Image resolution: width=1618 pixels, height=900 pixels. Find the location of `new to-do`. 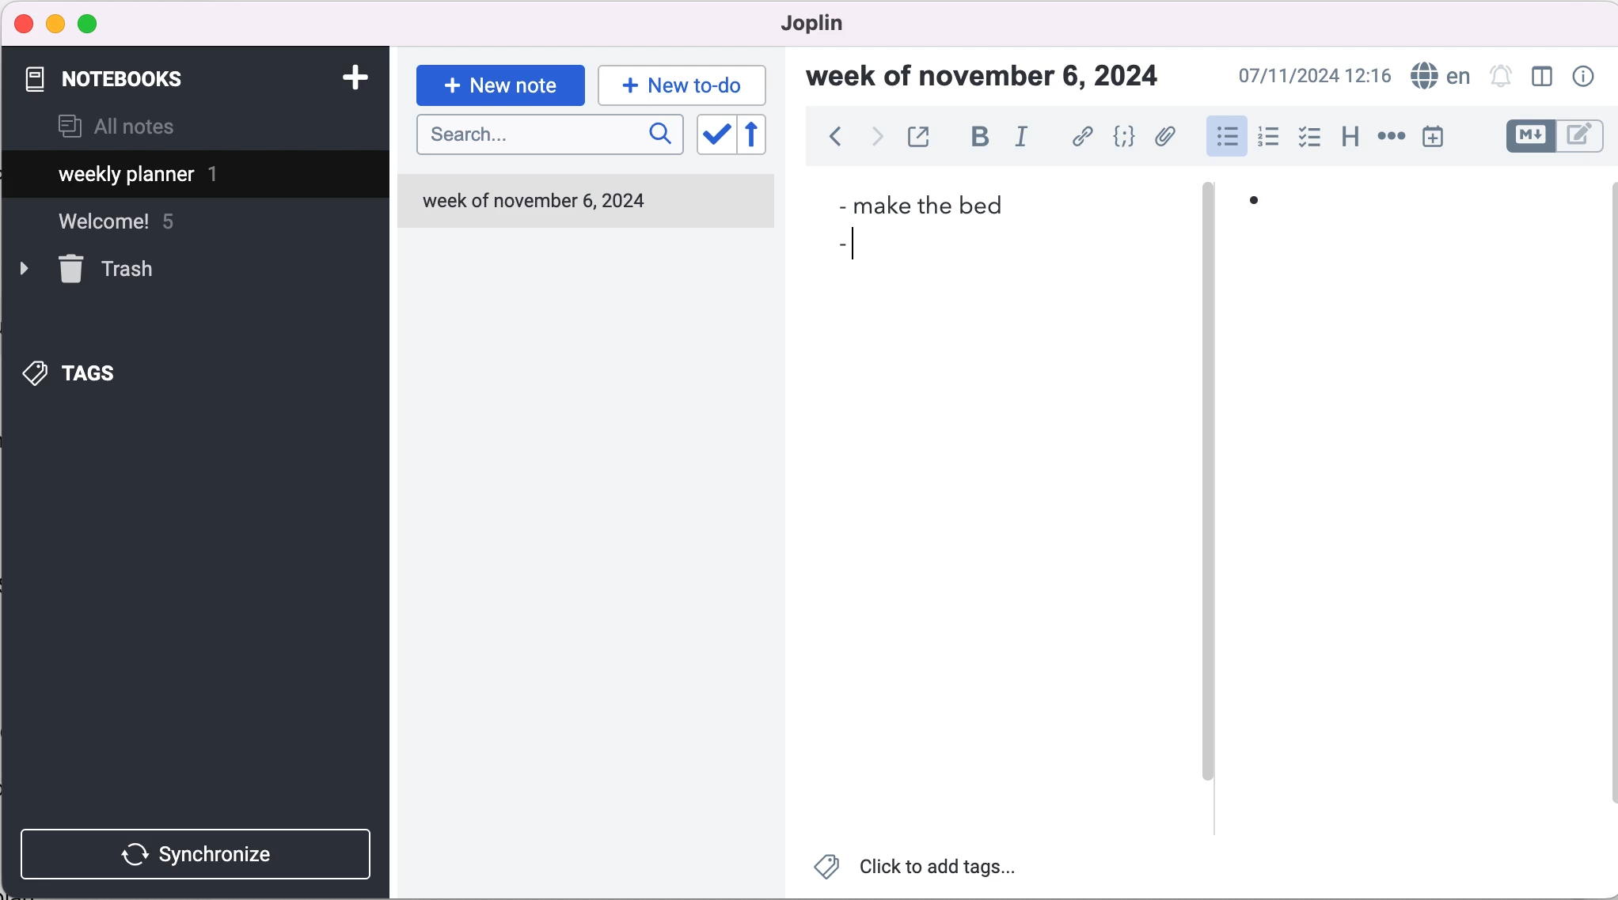

new to-do is located at coordinates (679, 85).